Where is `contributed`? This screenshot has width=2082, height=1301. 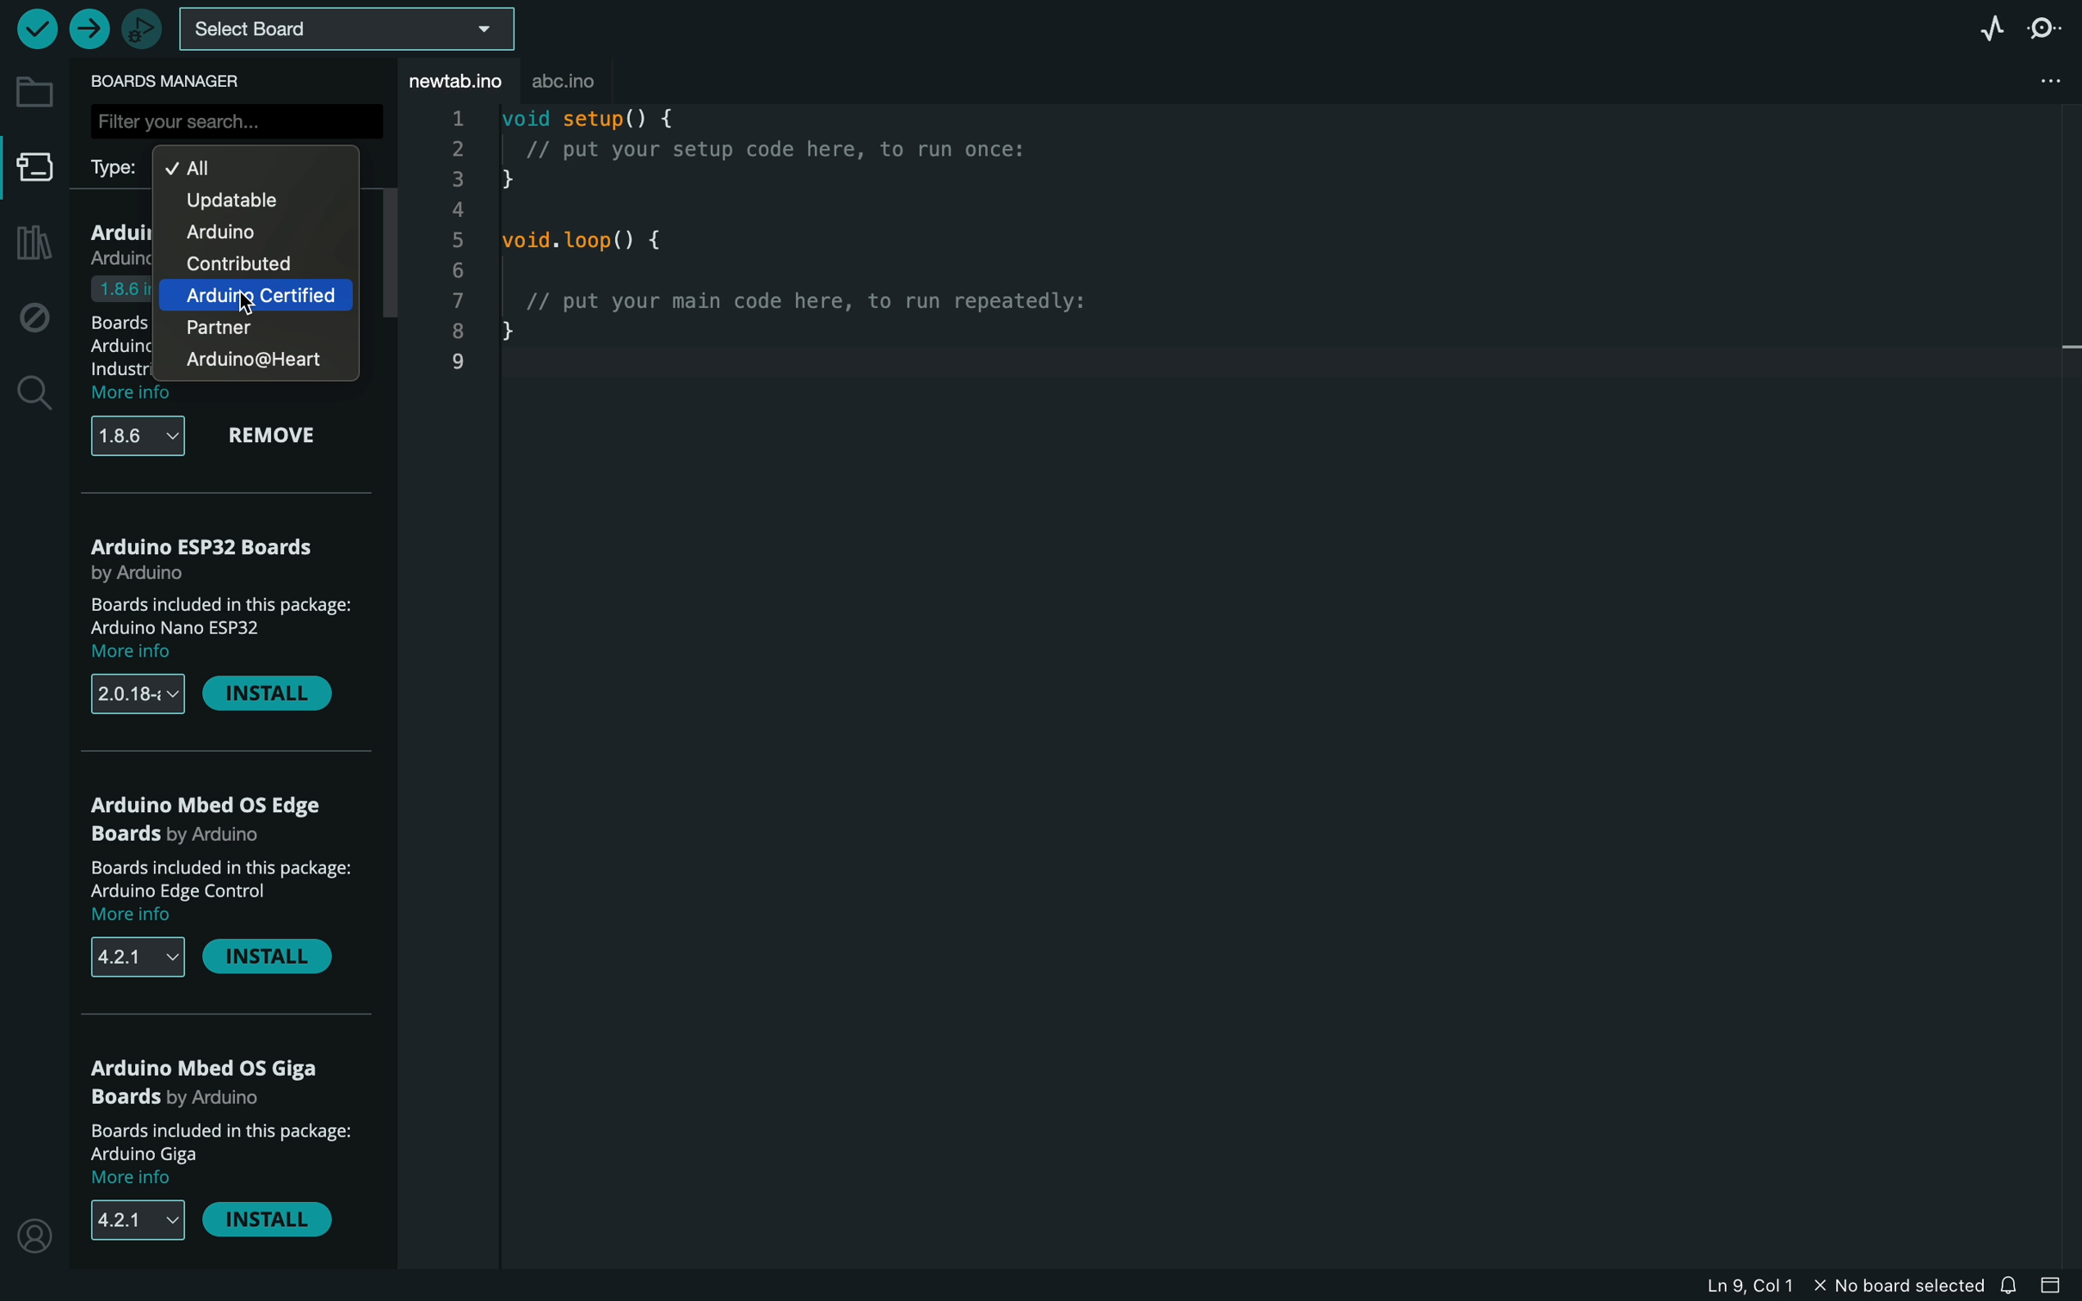
contributed is located at coordinates (235, 262).